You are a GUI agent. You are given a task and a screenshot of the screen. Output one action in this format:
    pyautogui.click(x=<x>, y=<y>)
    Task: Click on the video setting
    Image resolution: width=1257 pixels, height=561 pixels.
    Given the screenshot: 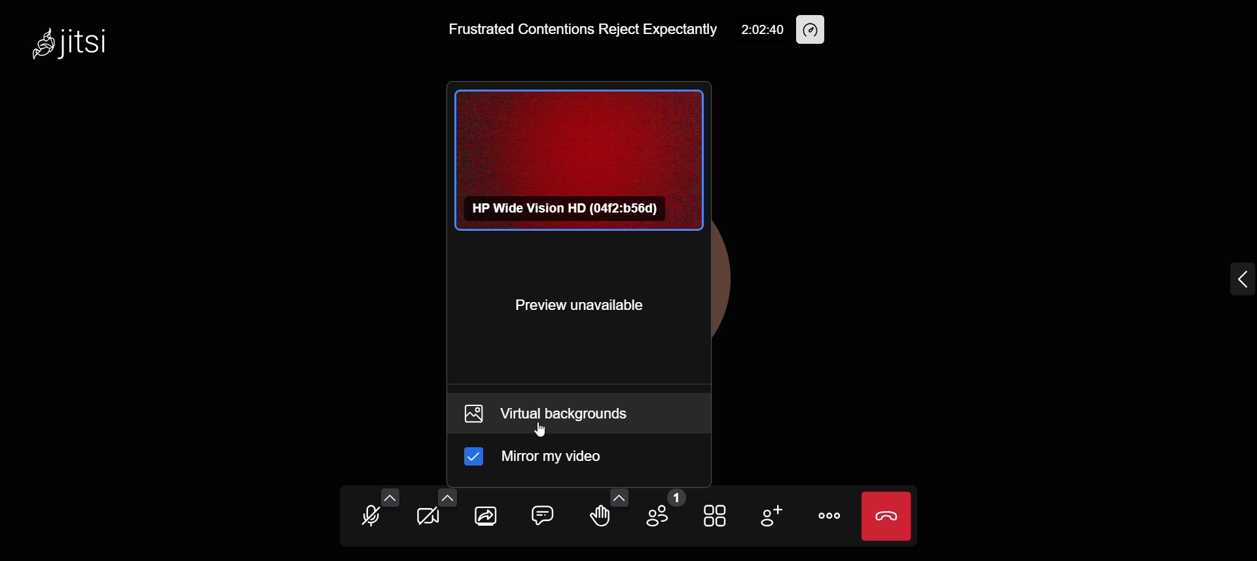 What is the action you would take?
    pyautogui.click(x=444, y=495)
    